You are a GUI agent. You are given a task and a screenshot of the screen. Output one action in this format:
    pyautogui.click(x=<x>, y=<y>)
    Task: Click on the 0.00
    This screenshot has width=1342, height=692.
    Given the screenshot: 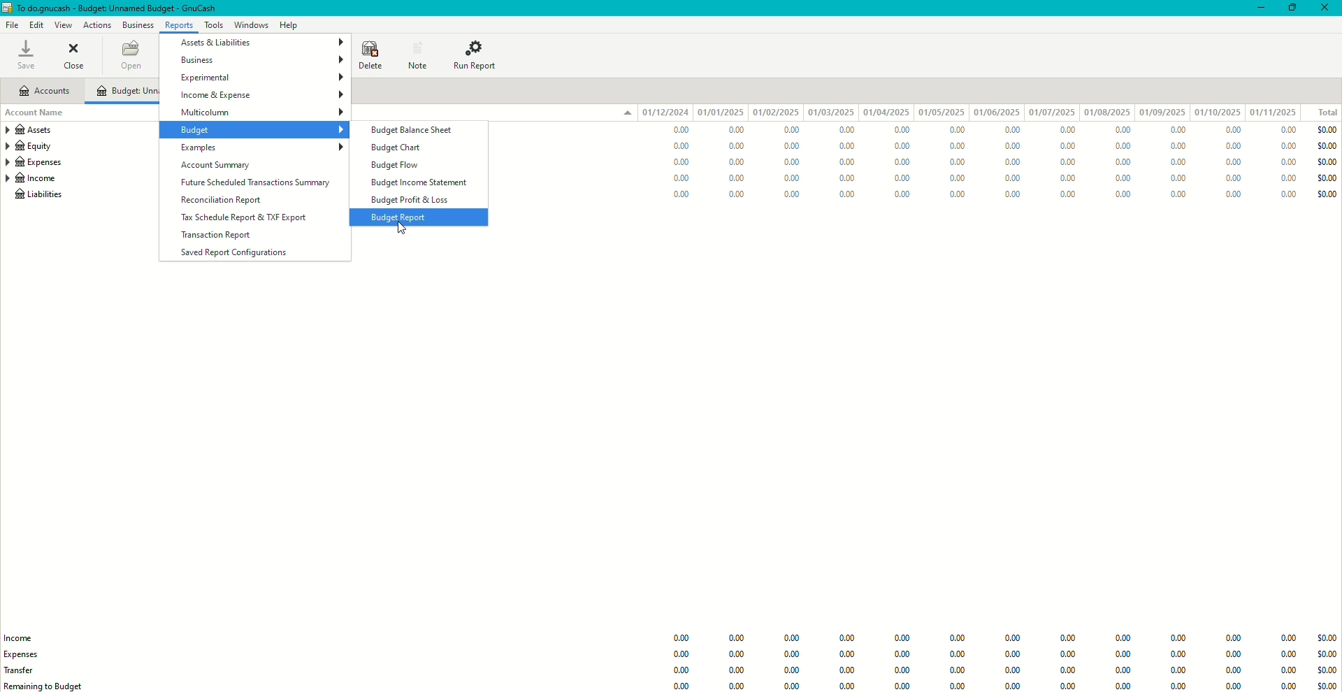 What is the action you would take?
    pyautogui.click(x=793, y=686)
    